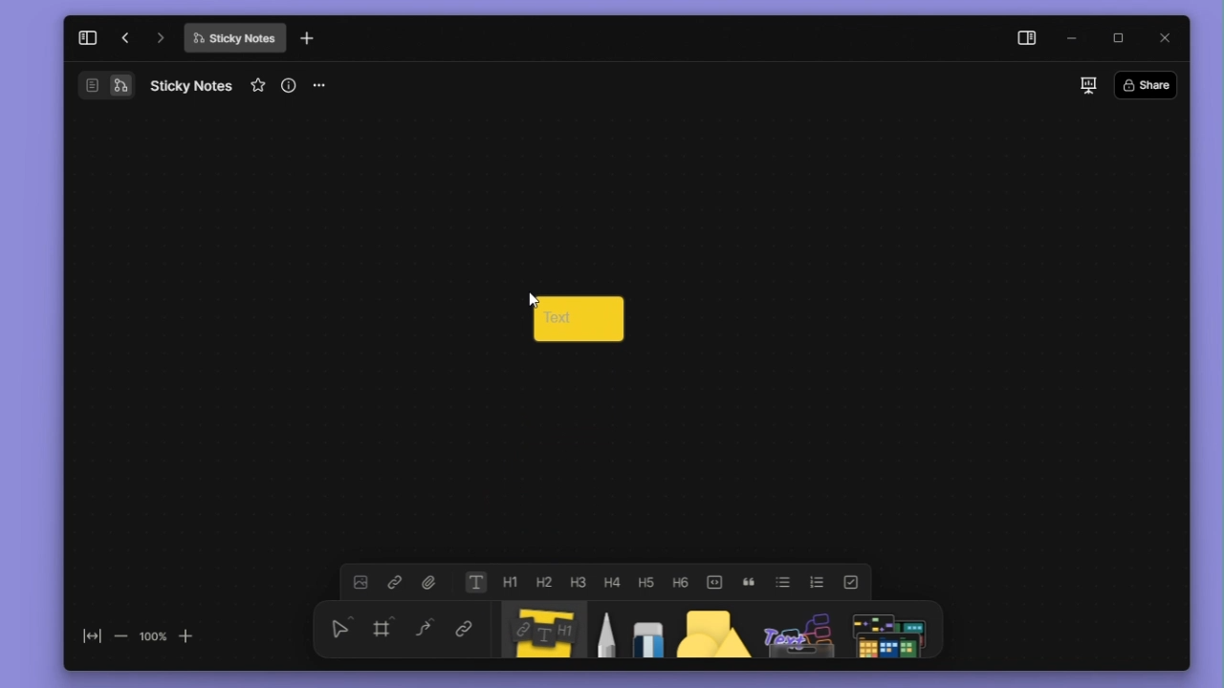 Image resolution: width=1224 pixels, height=688 pixels. What do you see at coordinates (323, 84) in the screenshot?
I see `more` at bounding box center [323, 84].